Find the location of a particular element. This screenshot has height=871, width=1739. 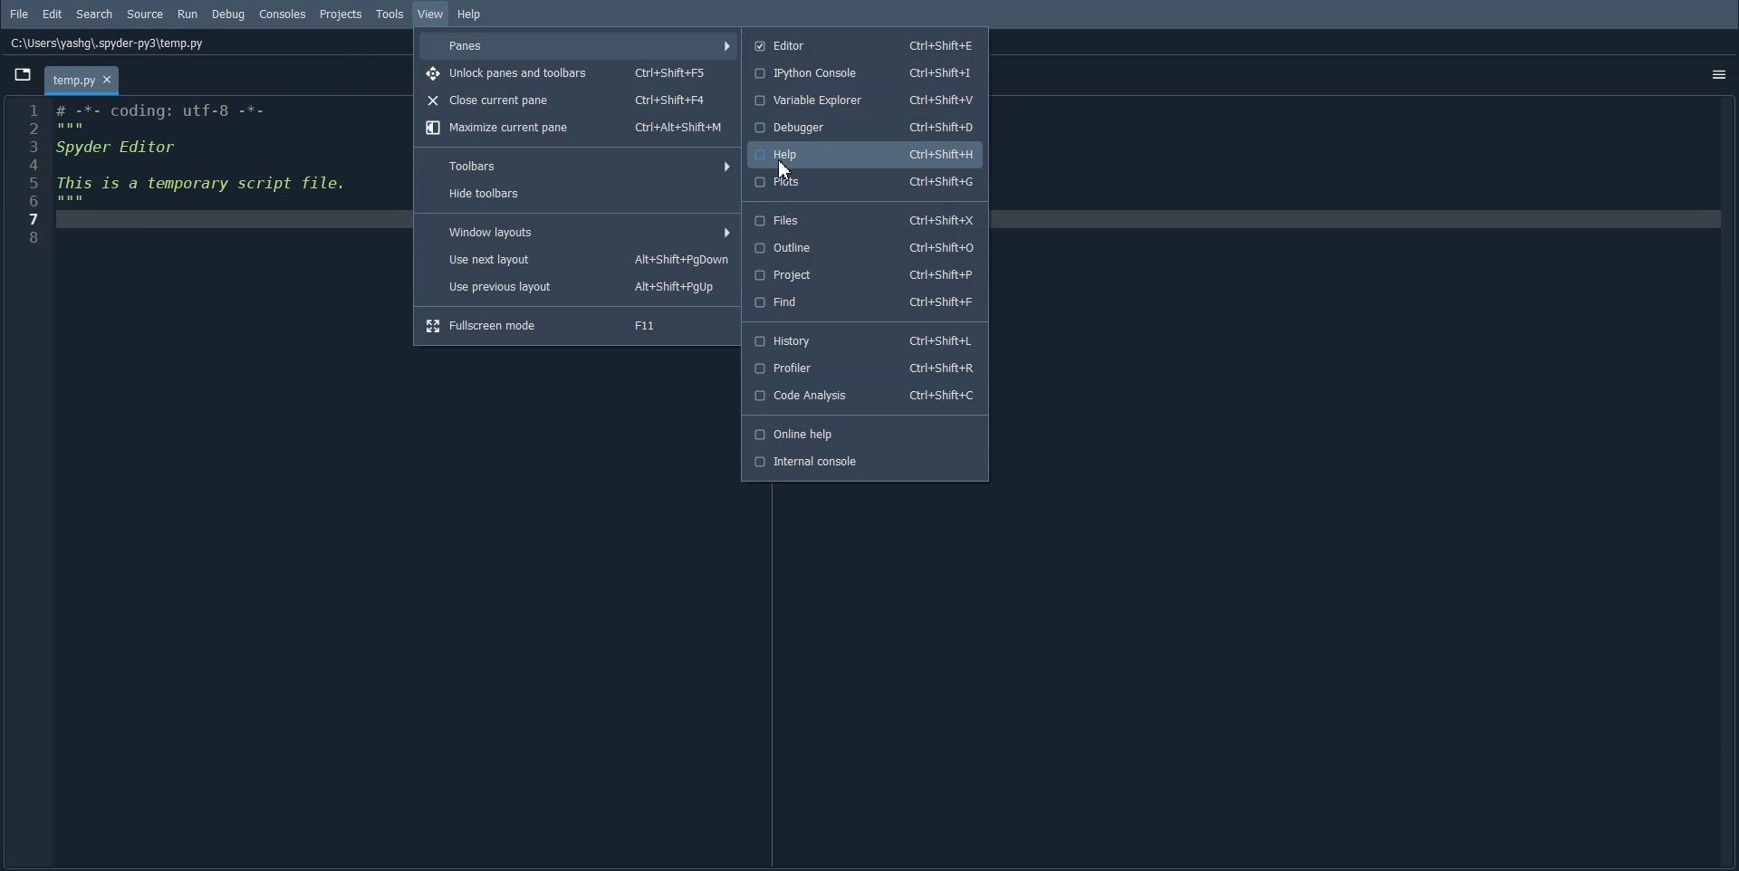

Variable Explore is located at coordinates (866, 100).